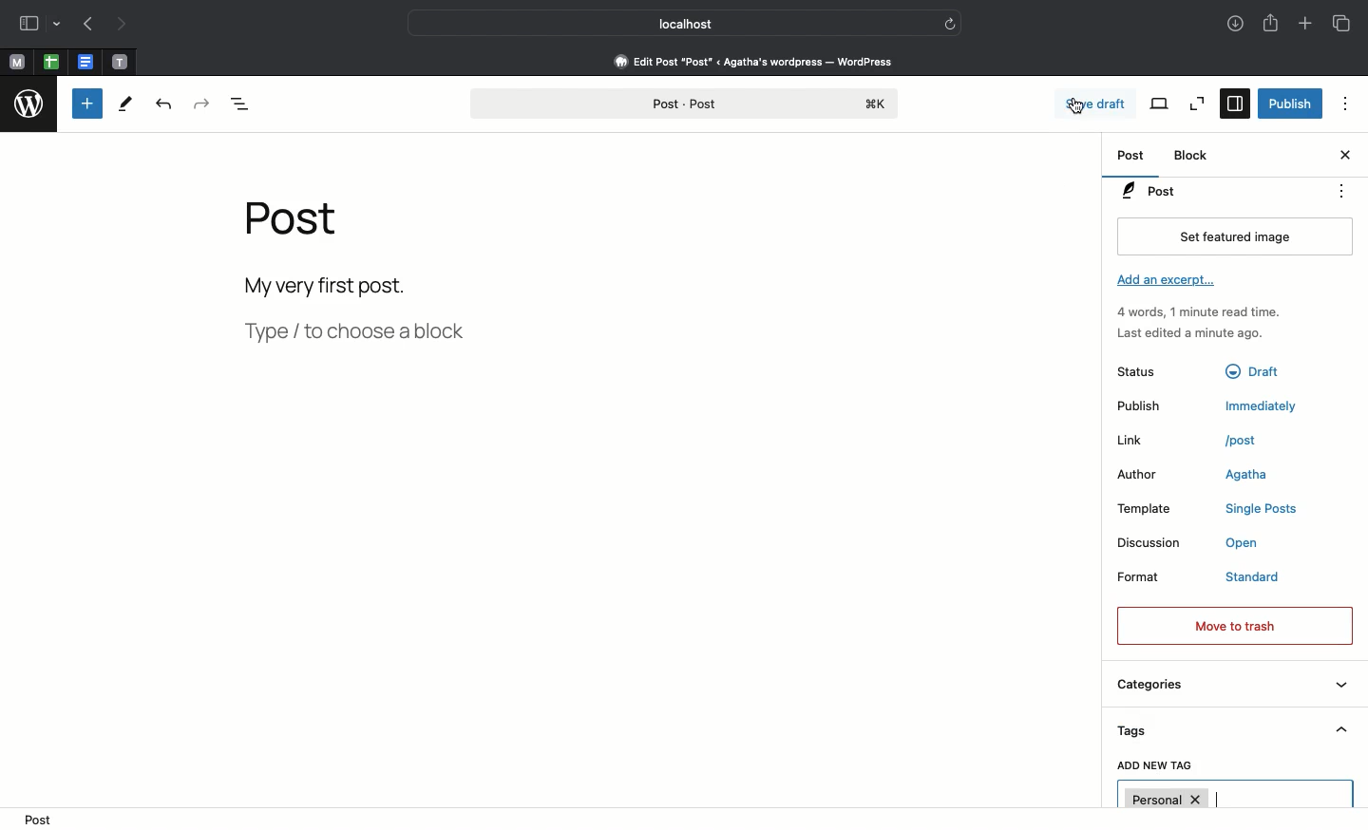 This screenshot has height=830, width=1368. Describe the element at coordinates (1235, 624) in the screenshot. I see `Move to trash` at that location.